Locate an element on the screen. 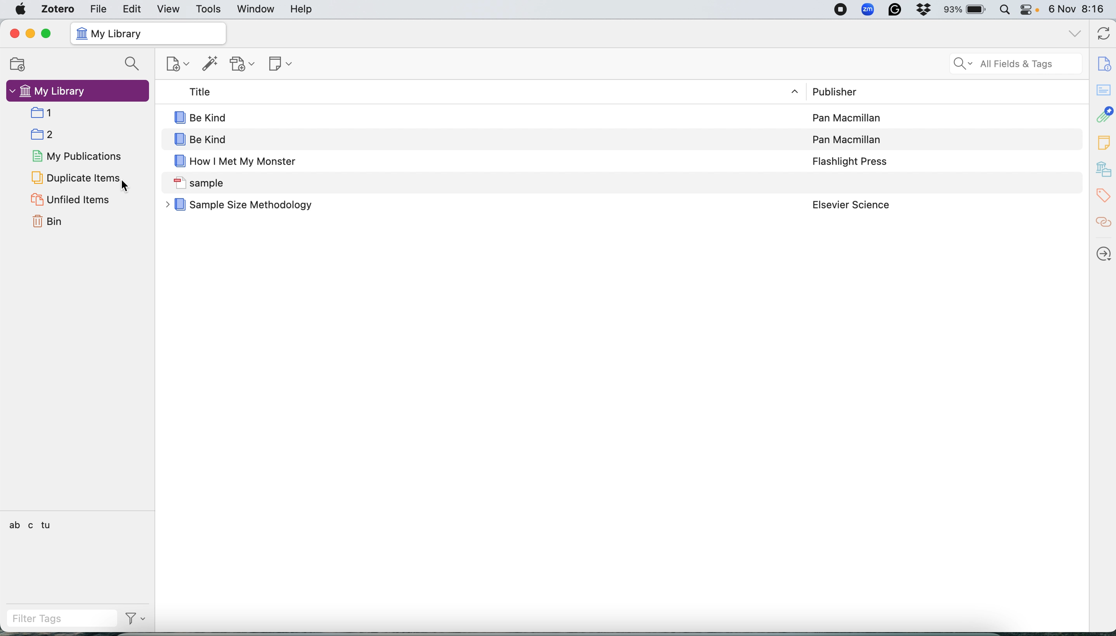  control center is located at coordinates (1030, 10).